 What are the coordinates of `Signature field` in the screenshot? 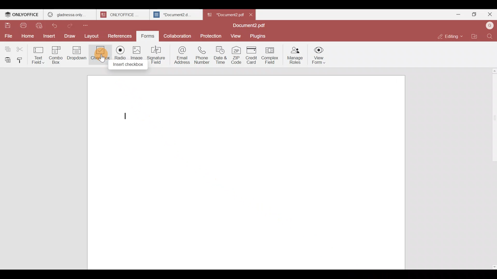 It's located at (158, 54).